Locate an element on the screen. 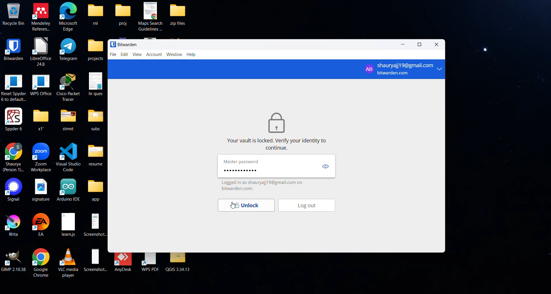 The height and width of the screenshot is (294, 551). close is located at coordinates (435, 46).